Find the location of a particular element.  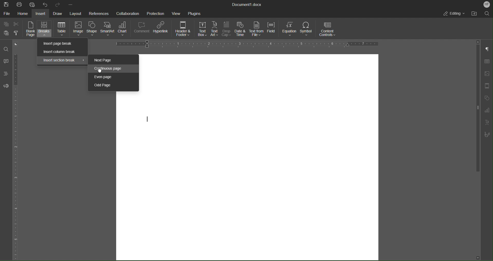

SmartArt is located at coordinates (107, 30).